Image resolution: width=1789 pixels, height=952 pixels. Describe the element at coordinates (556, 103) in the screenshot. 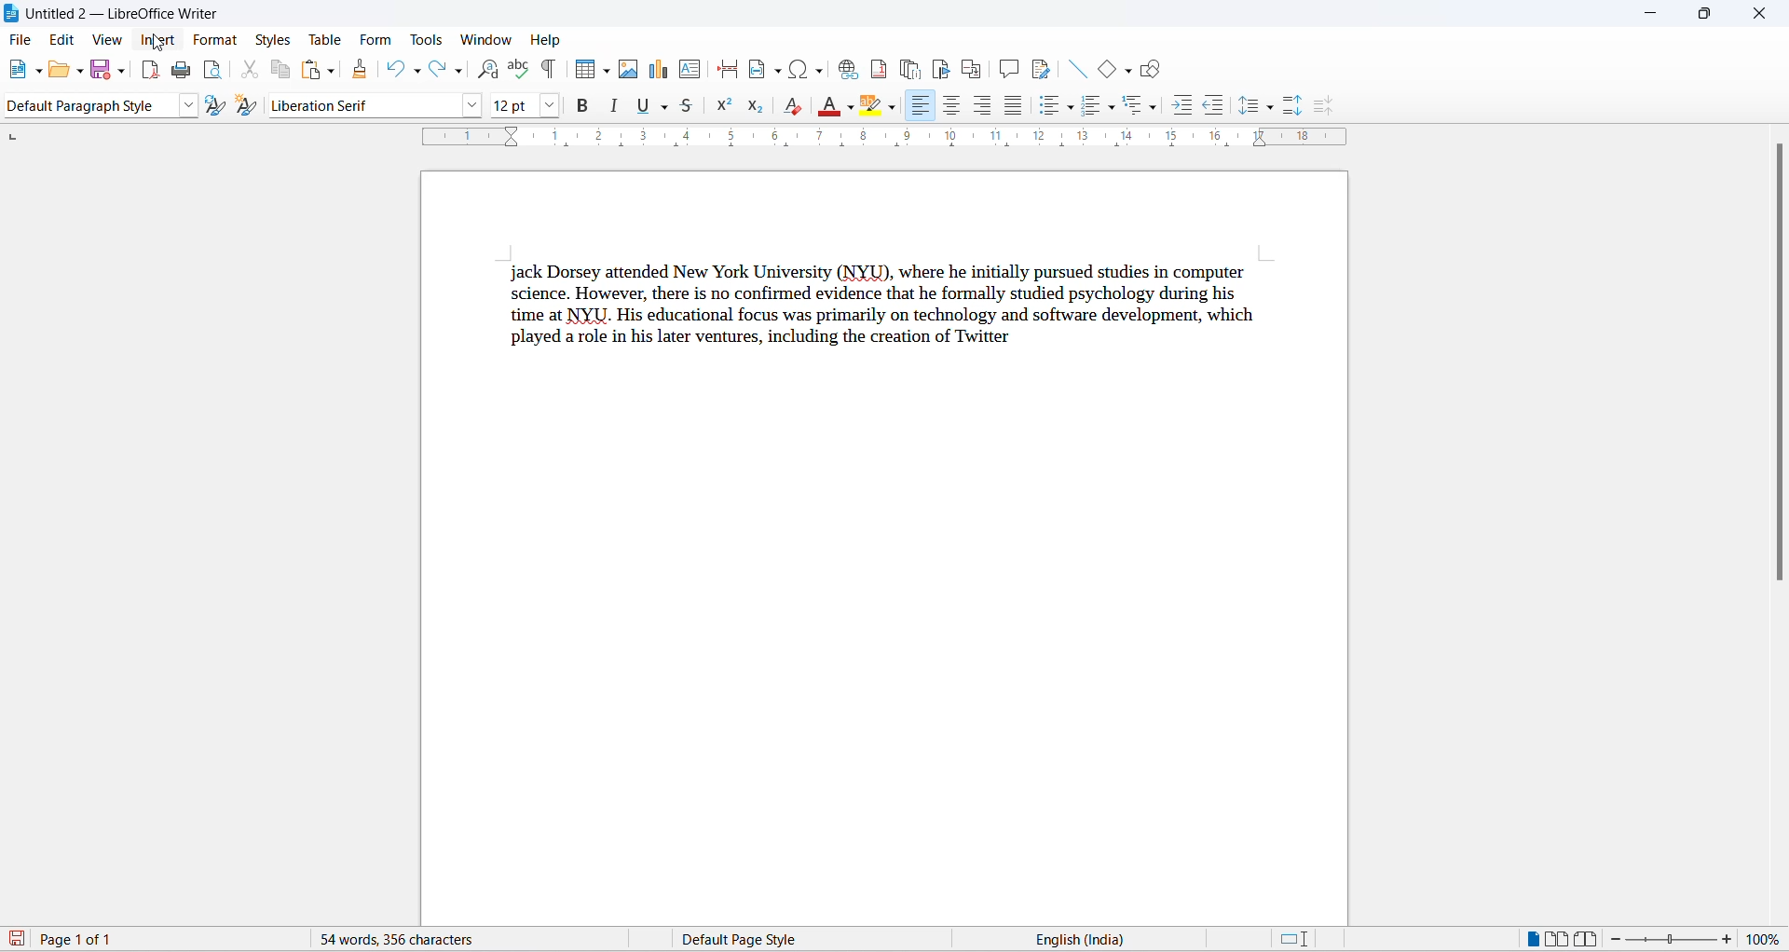

I see `font size options` at that location.